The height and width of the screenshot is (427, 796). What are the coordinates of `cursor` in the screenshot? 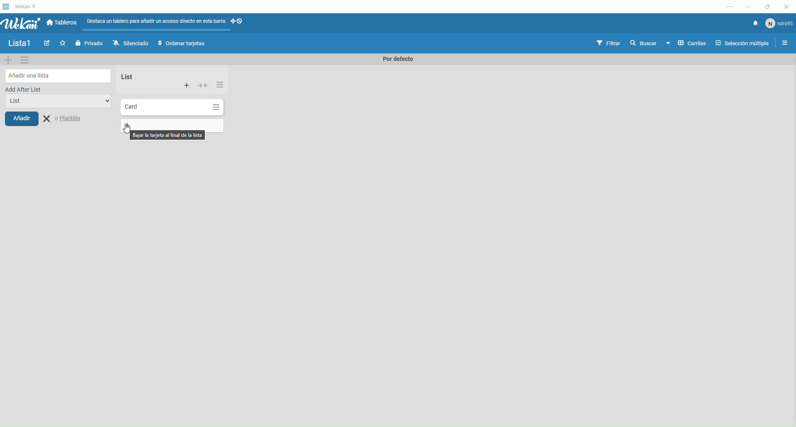 It's located at (127, 128).